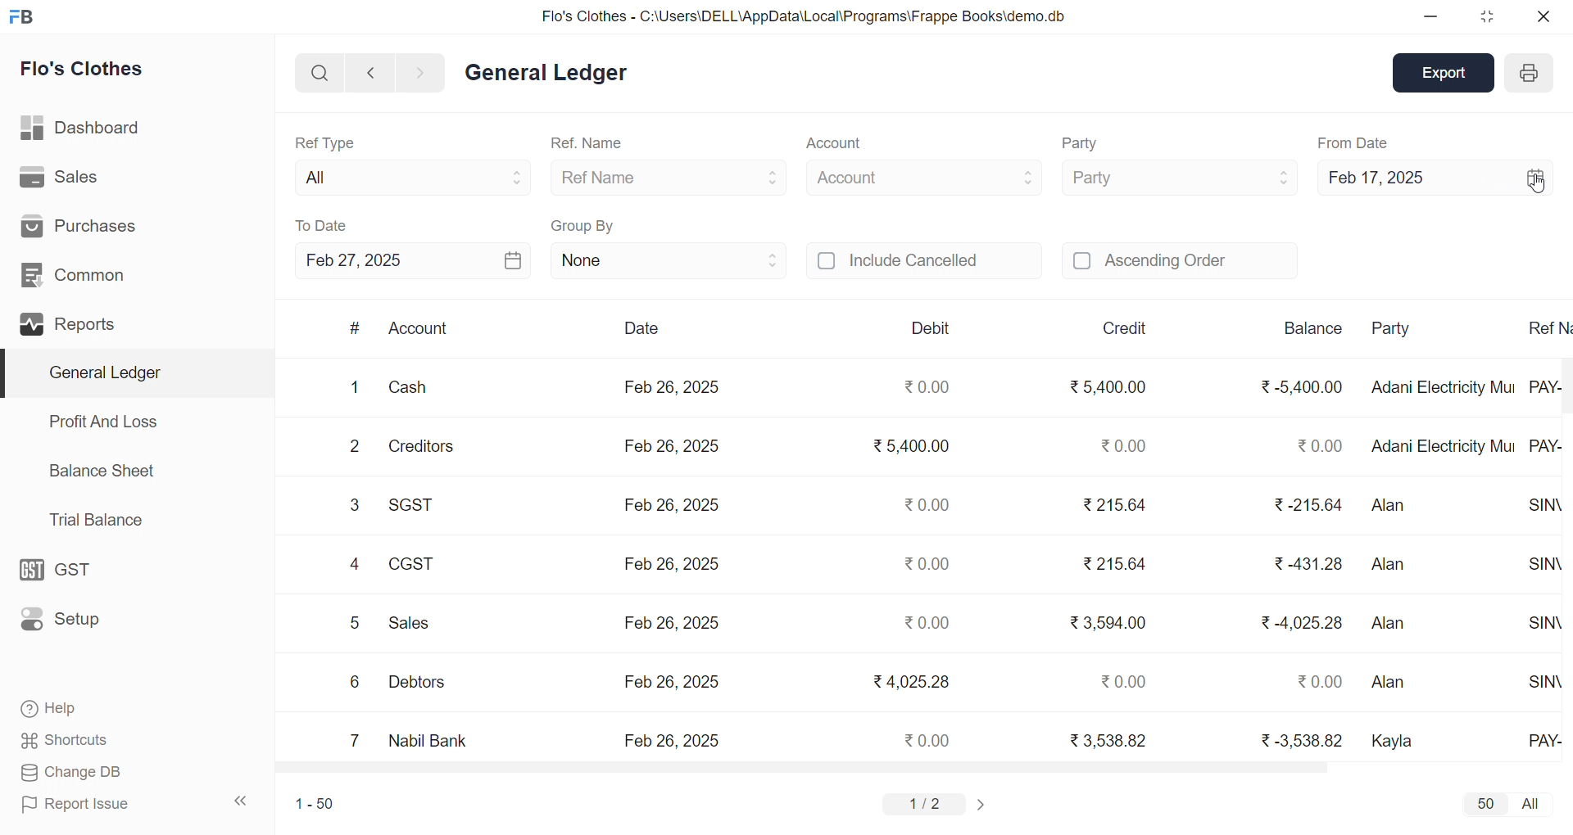 This screenshot has height=835, width=1573. I want to click on Nabil Bank, so click(428, 738).